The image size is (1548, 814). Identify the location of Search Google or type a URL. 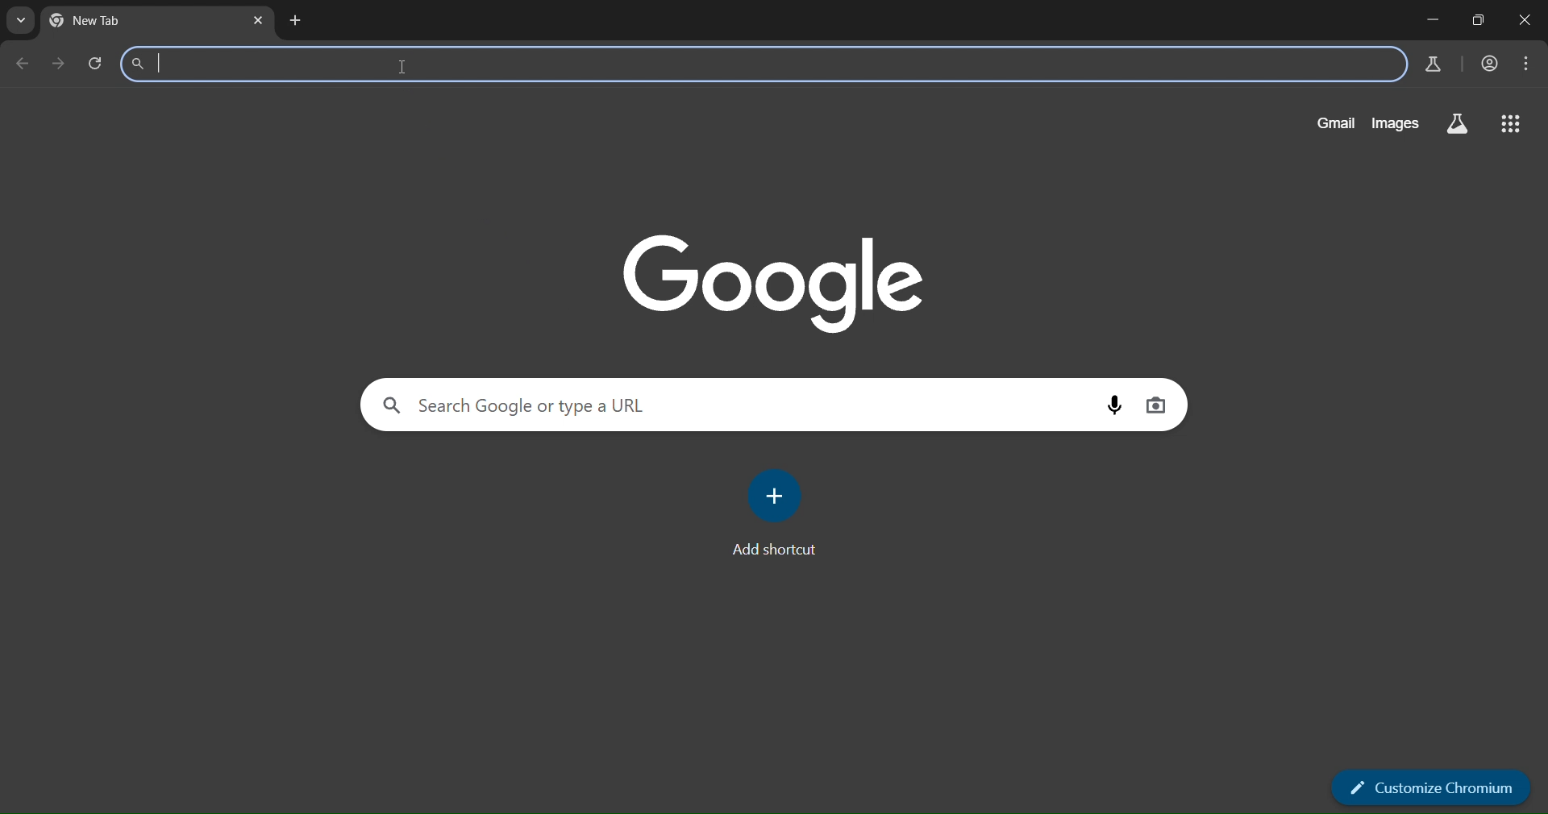
(734, 405).